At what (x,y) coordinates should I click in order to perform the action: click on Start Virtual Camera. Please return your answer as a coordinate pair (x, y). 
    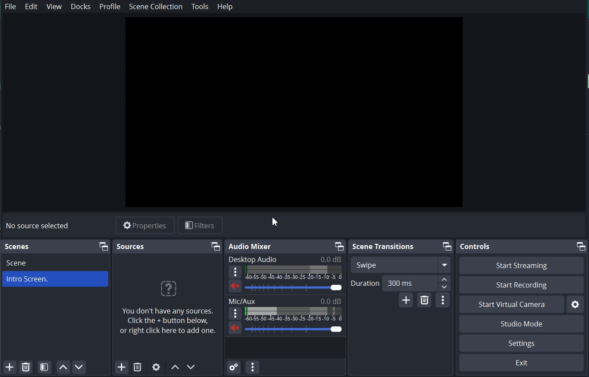
    Looking at the image, I should click on (512, 304).